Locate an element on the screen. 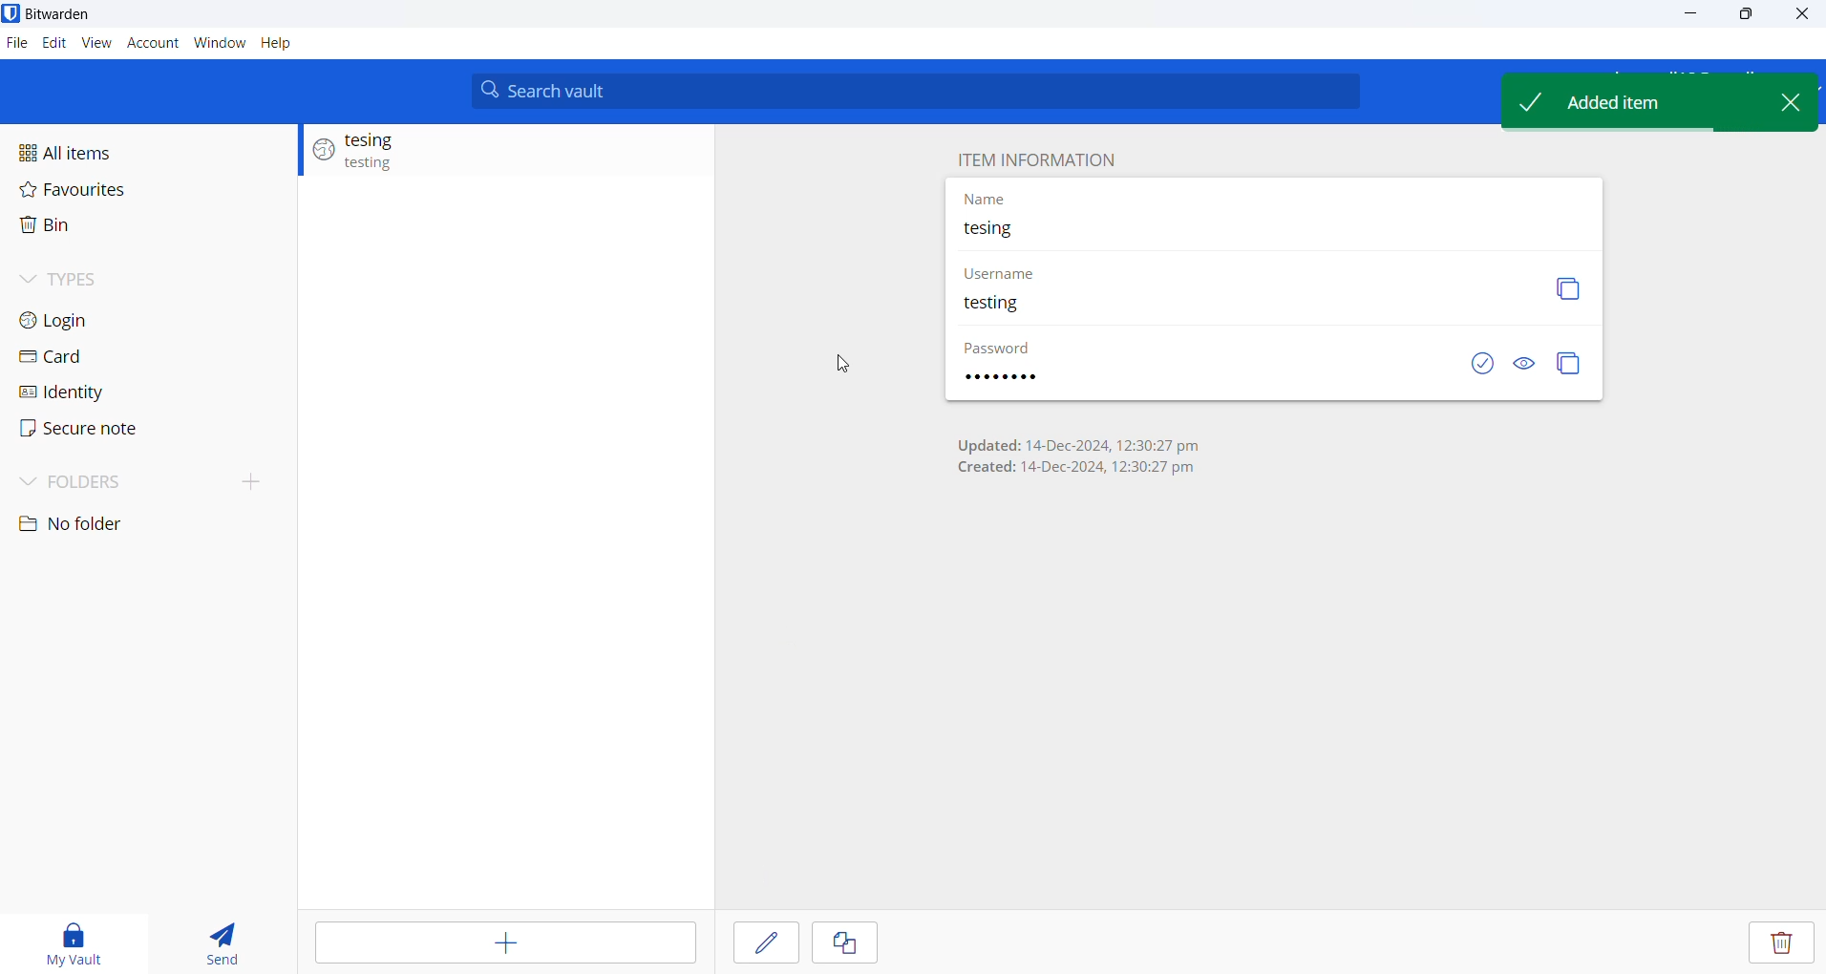 The image size is (1826, 974). Bitwarden is located at coordinates (65, 14).